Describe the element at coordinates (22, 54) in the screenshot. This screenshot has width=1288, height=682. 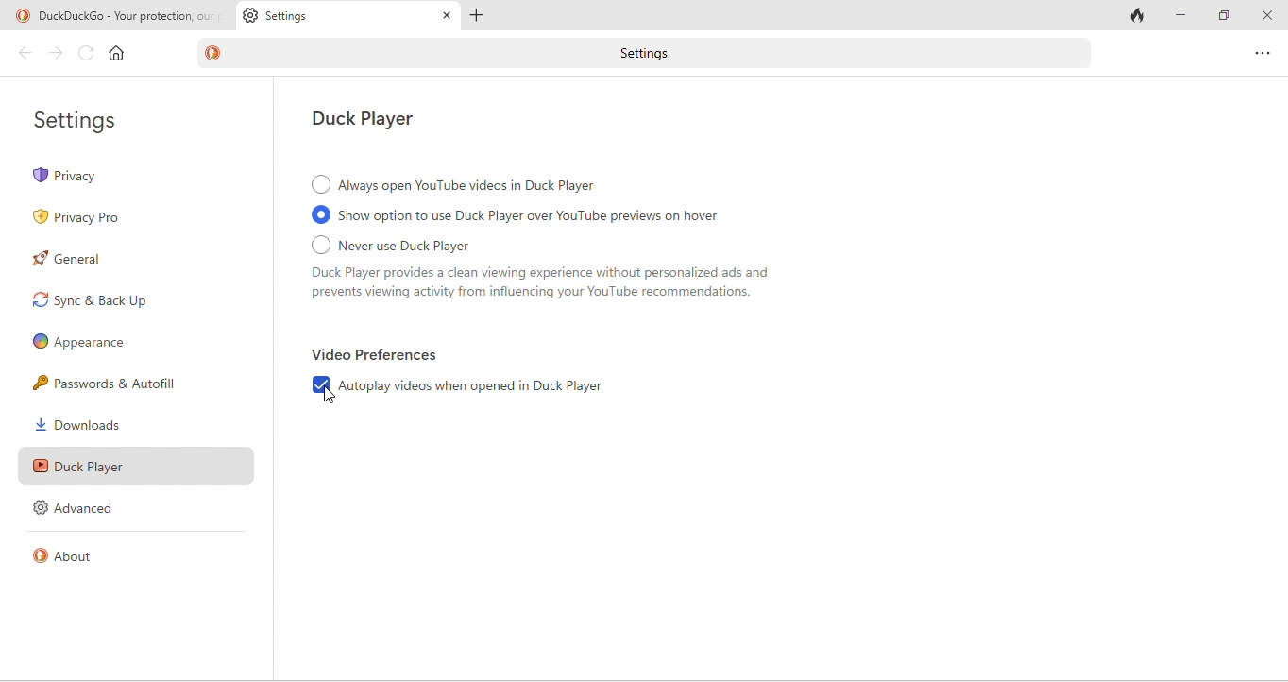
I see `back` at that location.